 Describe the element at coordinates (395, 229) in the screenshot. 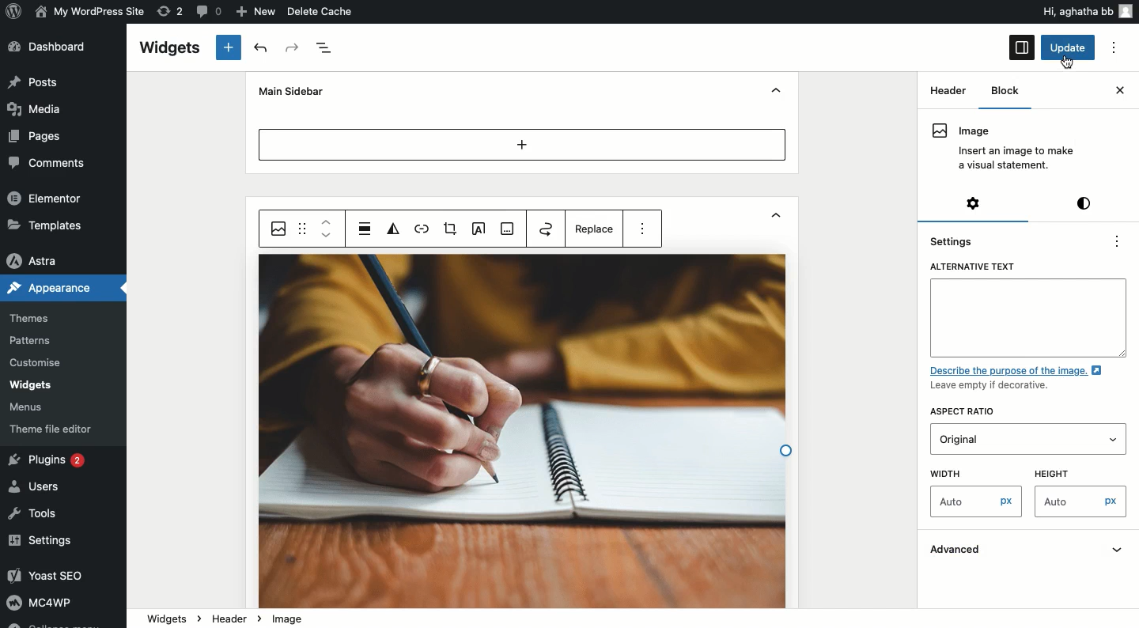

I see `Duotone` at that location.